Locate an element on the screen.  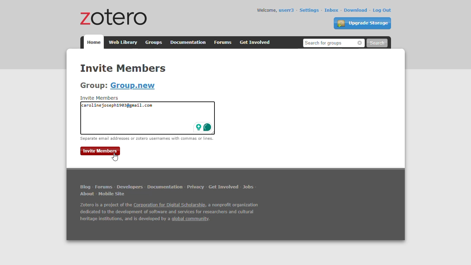
settings is located at coordinates (309, 10).